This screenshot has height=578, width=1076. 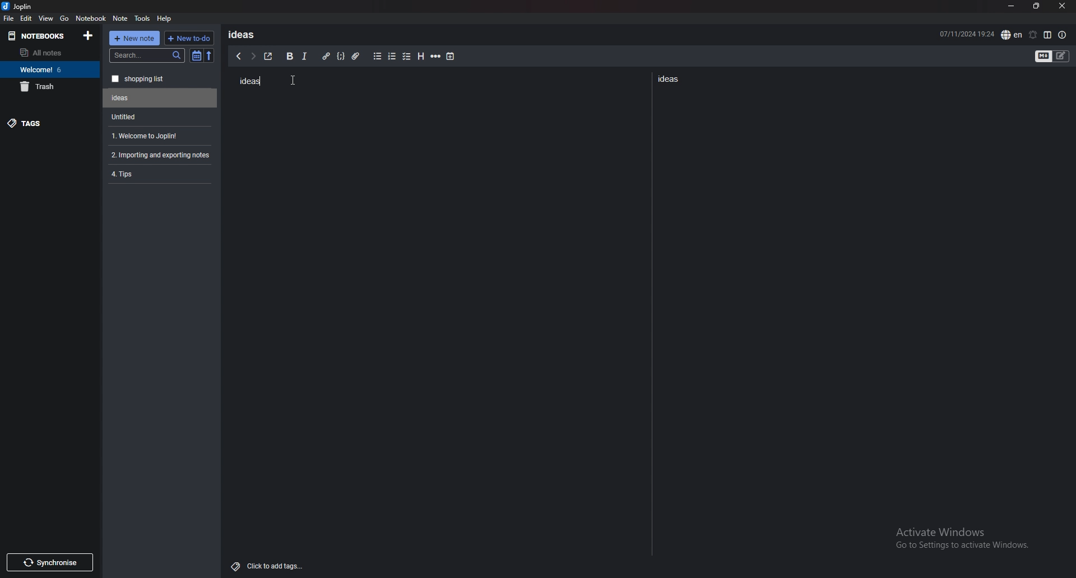 What do you see at coordinates (671, 78) in the screenshot?
I see `ideas` at bounding box center [671, 78].